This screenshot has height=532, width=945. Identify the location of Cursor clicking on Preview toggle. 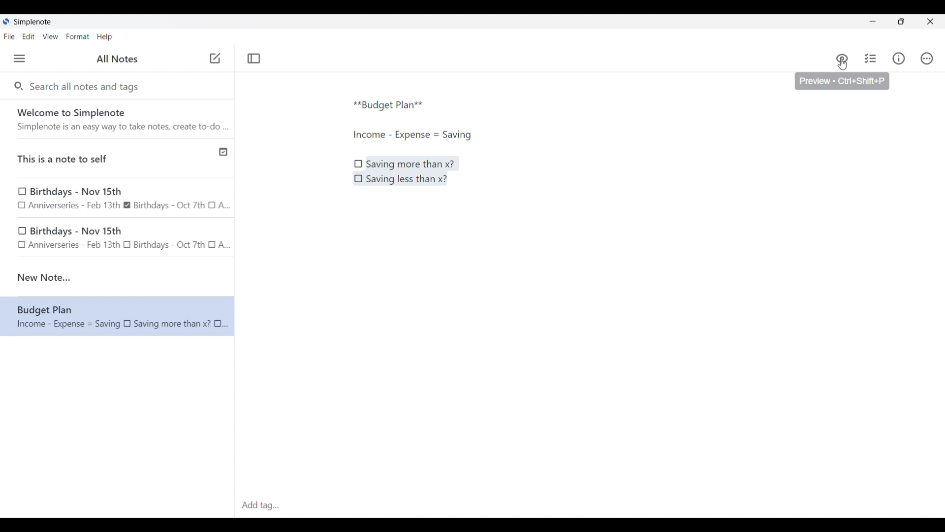
(842, 65).